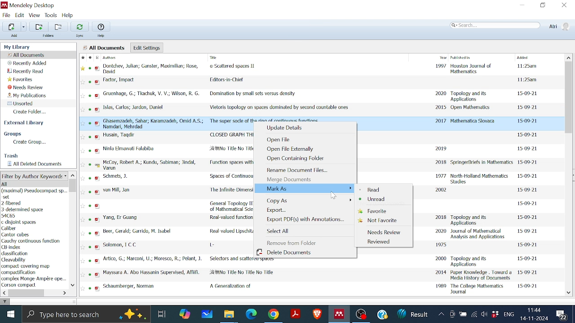  What do you see at coordinates (10, 216) in the screenshot?
I see `54C65` at bounding box center [10, 216].